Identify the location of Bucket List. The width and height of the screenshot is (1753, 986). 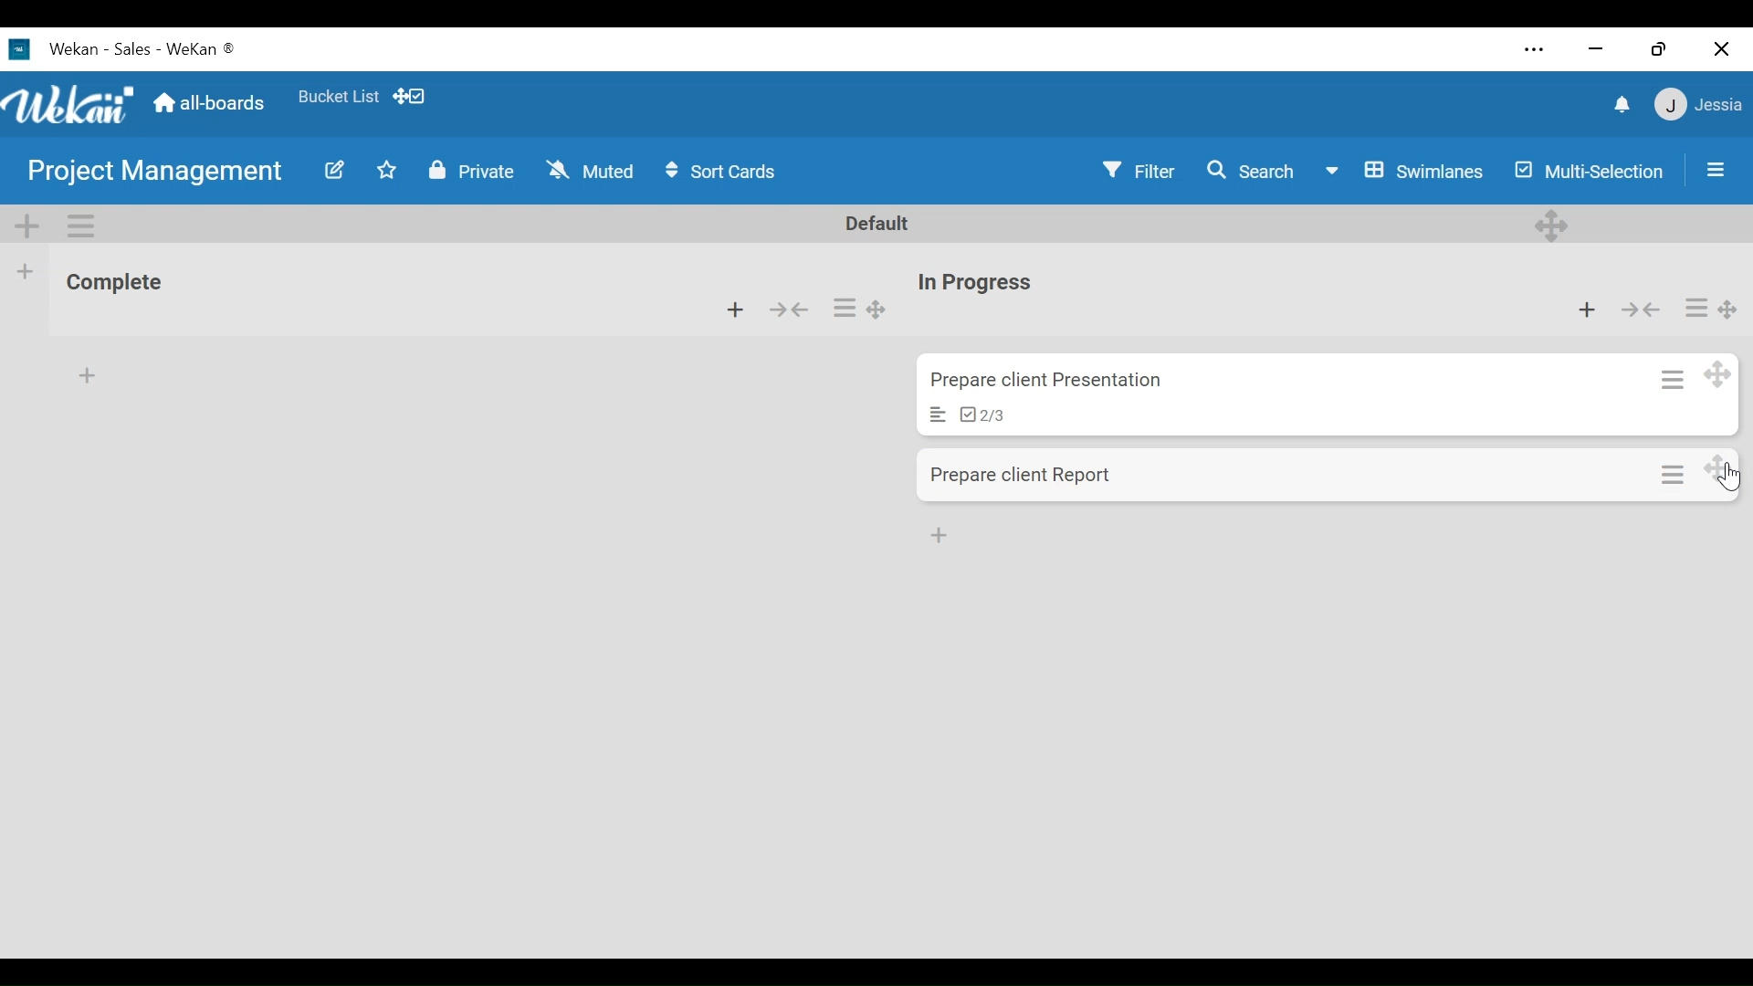
(338, 95).